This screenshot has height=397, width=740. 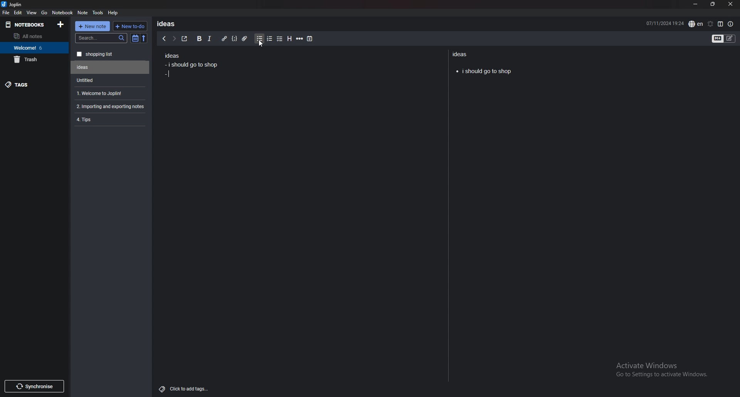 What do you see at coordinates (462, 54) in the screenshot?
I see `ideas` at bounding box center [462, 54].